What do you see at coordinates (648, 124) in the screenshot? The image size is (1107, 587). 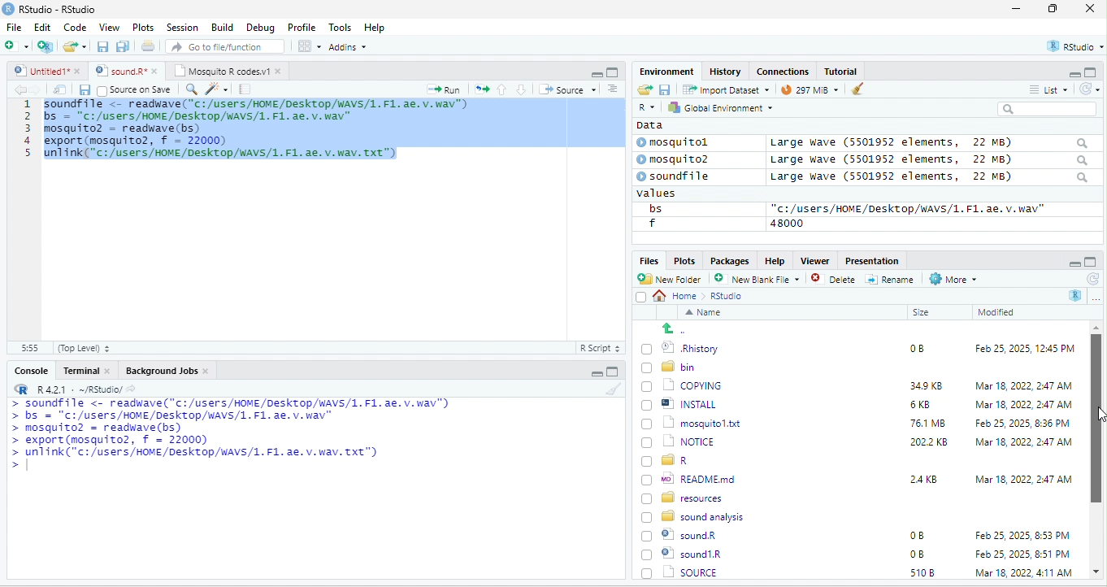 I see `data` at bounding box center [648, 124].